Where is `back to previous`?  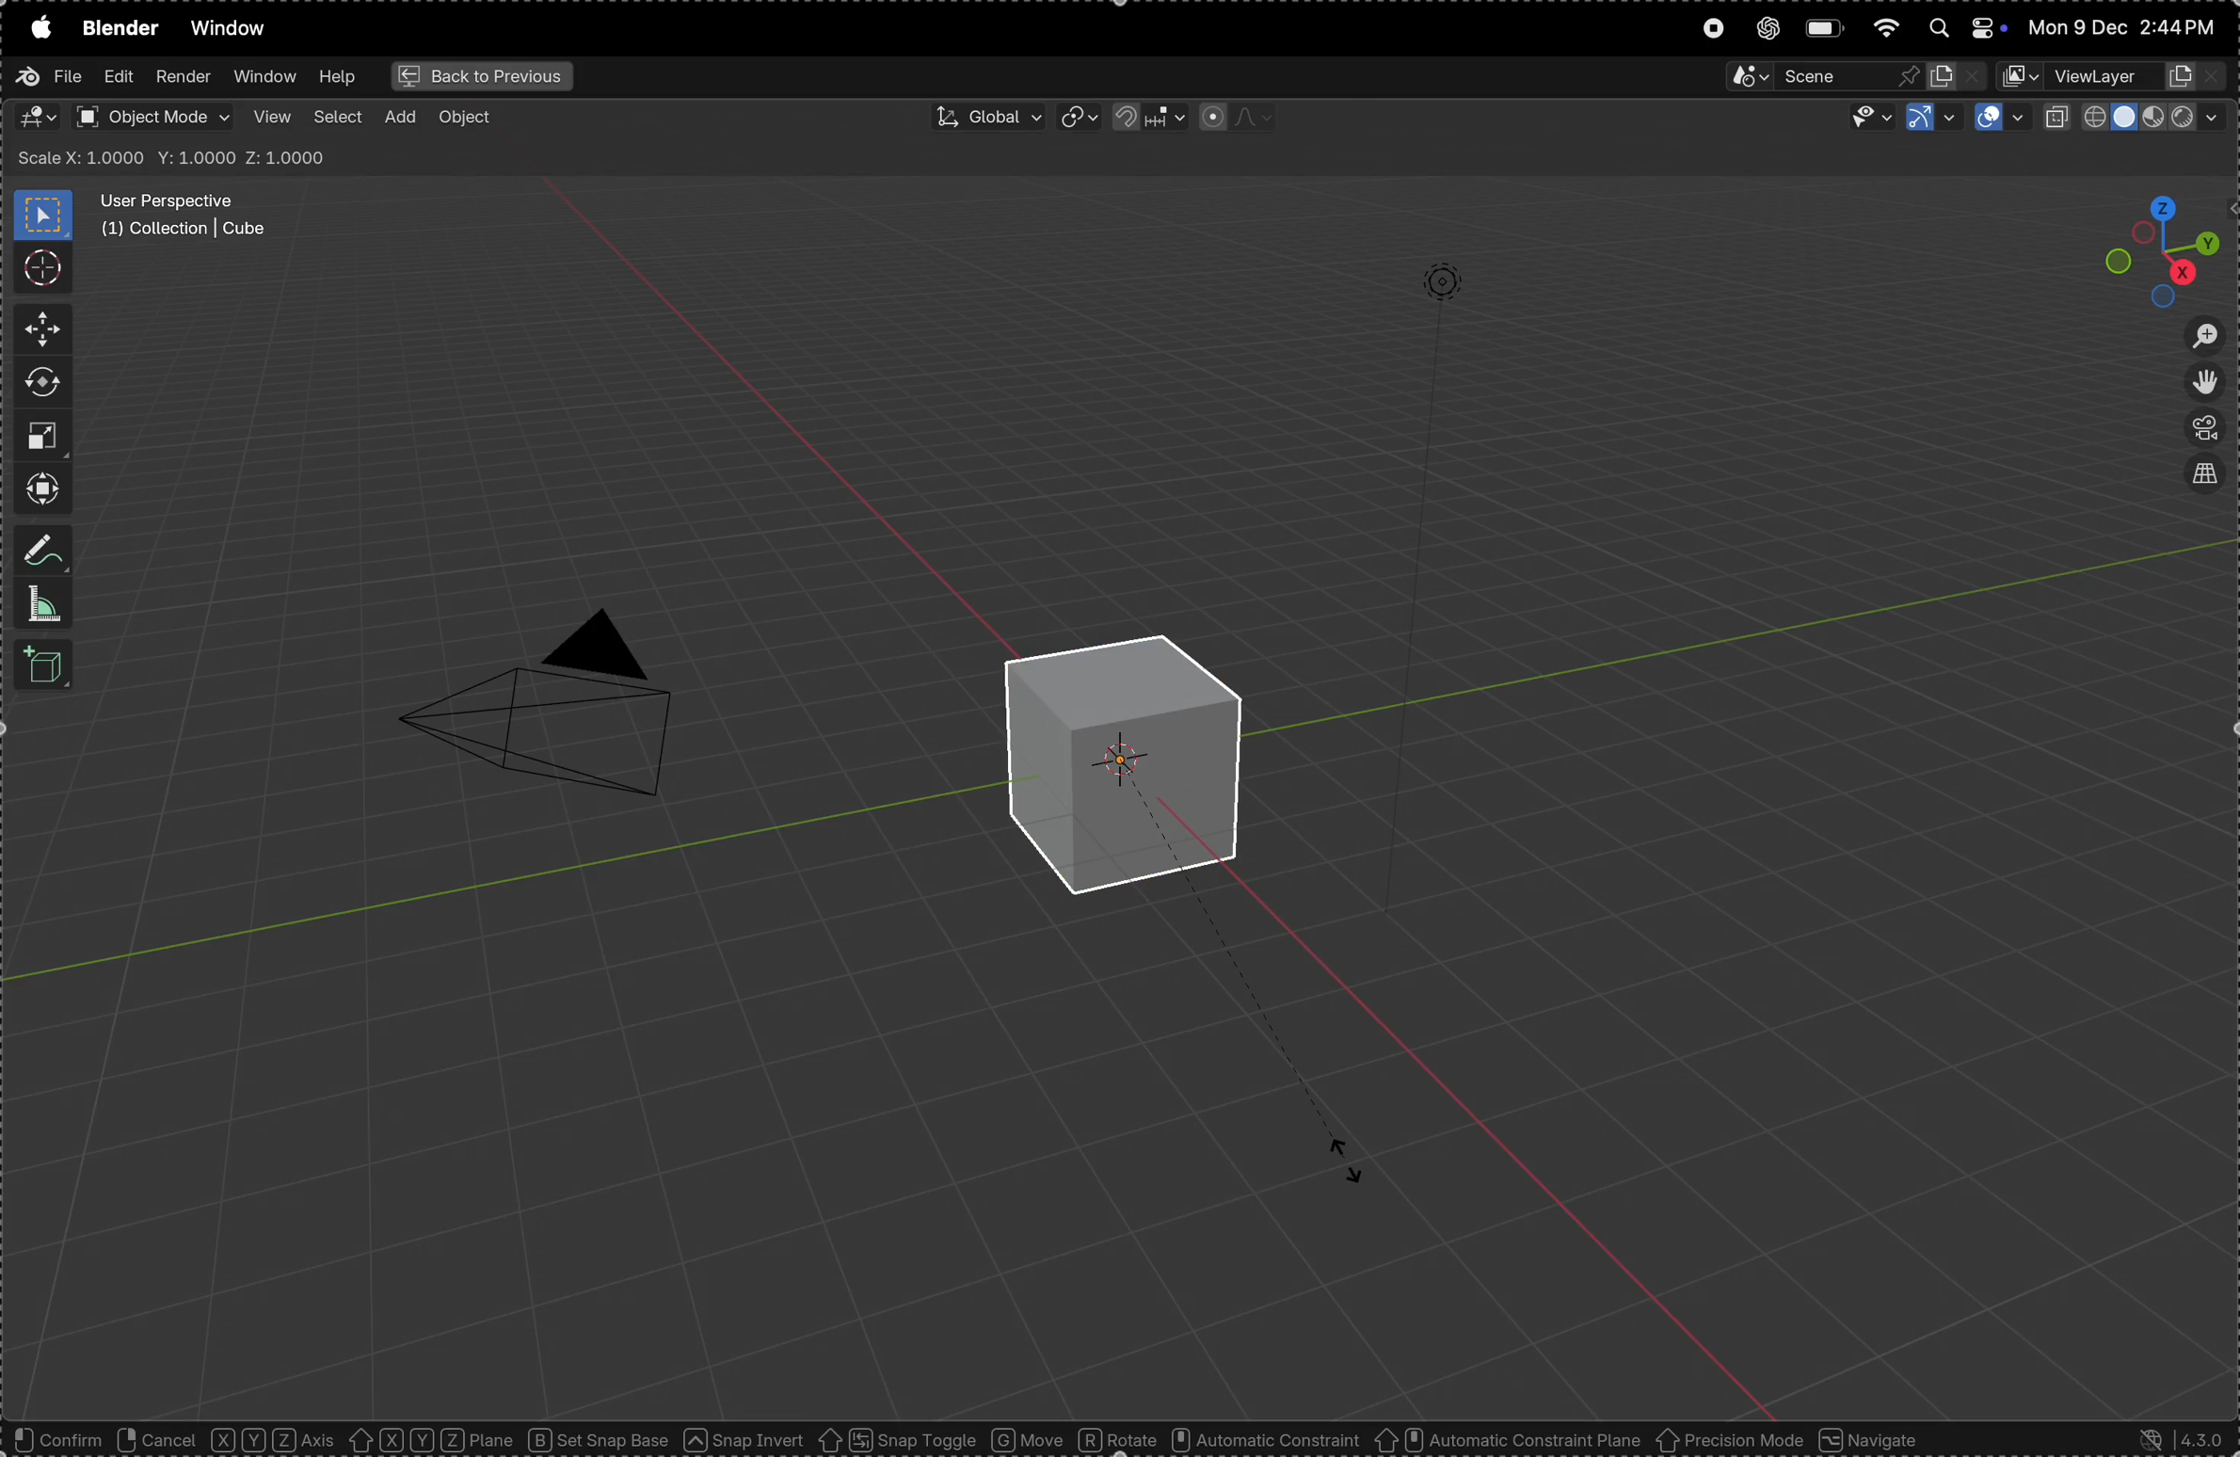
back to previous is located at coordinates (479, 77).